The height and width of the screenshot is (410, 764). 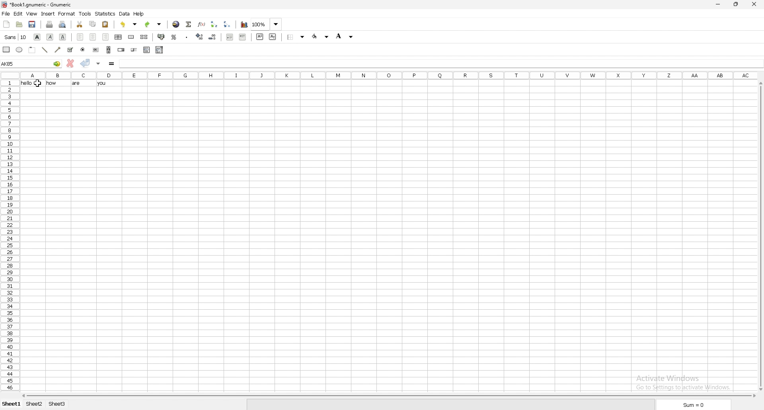 I want to click on right align, so click(x=106, y=37).